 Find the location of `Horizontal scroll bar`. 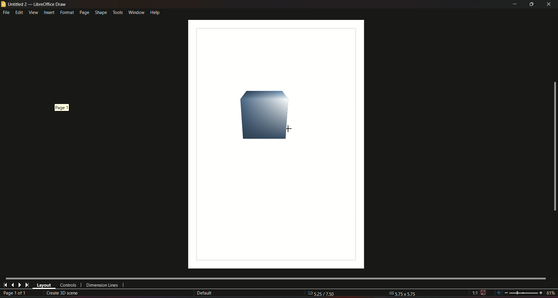

Horizontal scroll bar is located at coordinates (275, 278).